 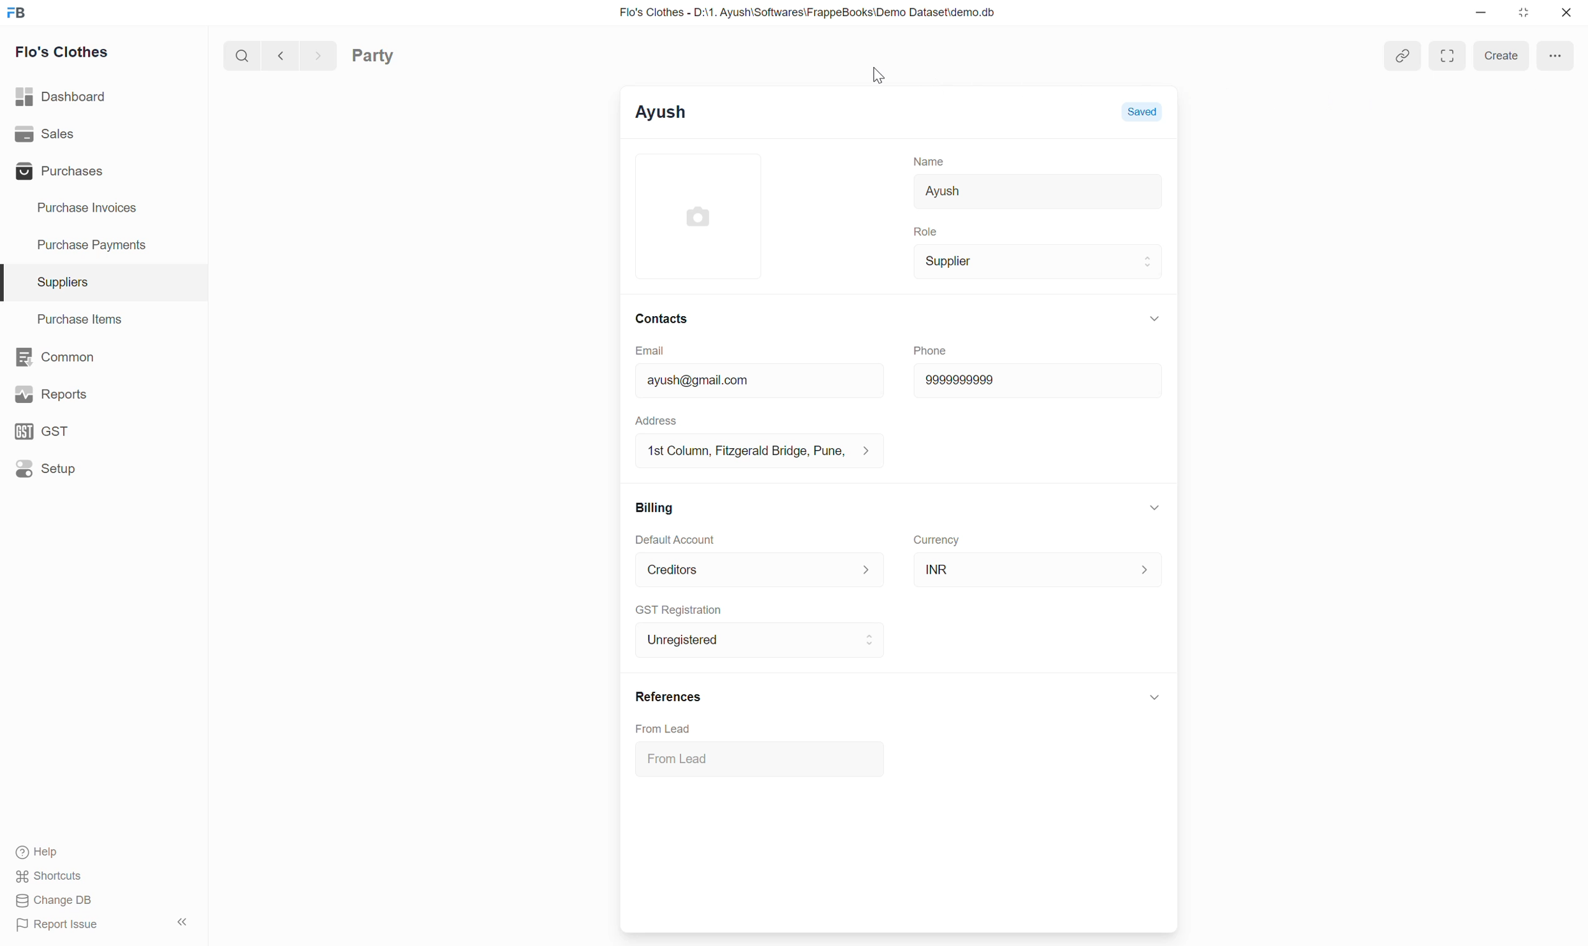 I want to click on Purchases, so click(x=103, y=171).